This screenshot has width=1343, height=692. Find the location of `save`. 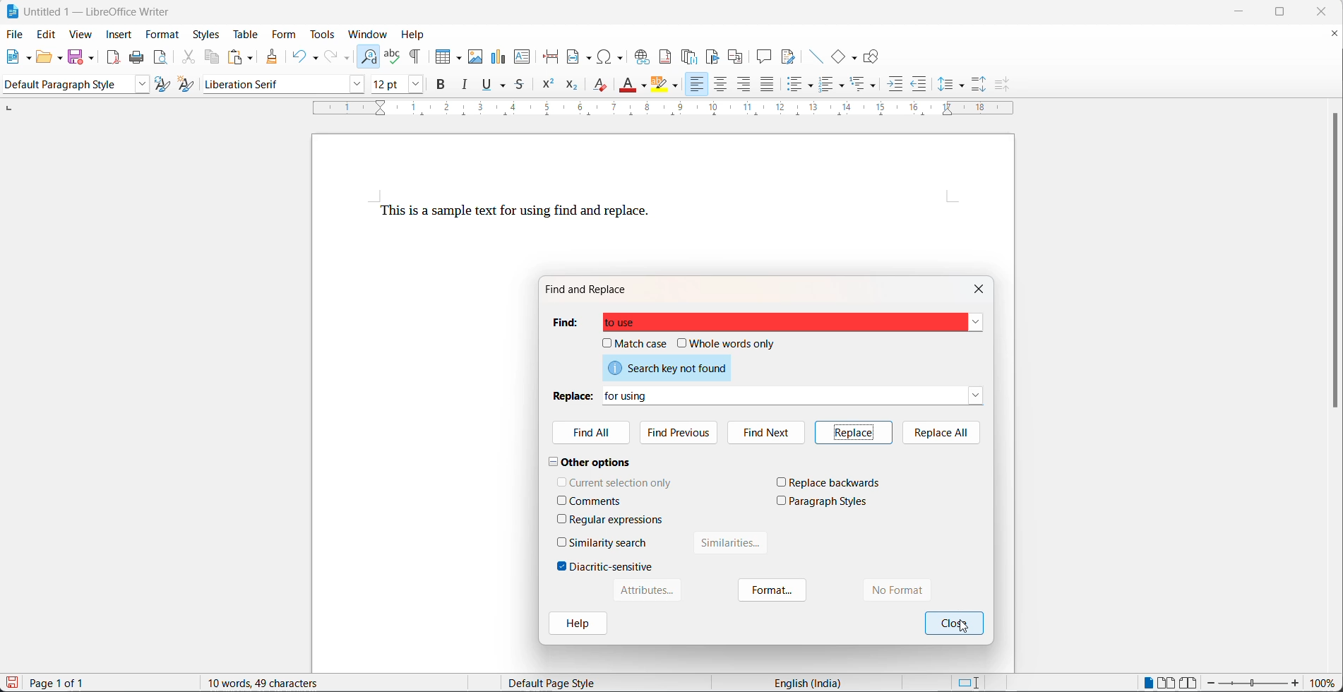

save is located at coordinates (76, 56).